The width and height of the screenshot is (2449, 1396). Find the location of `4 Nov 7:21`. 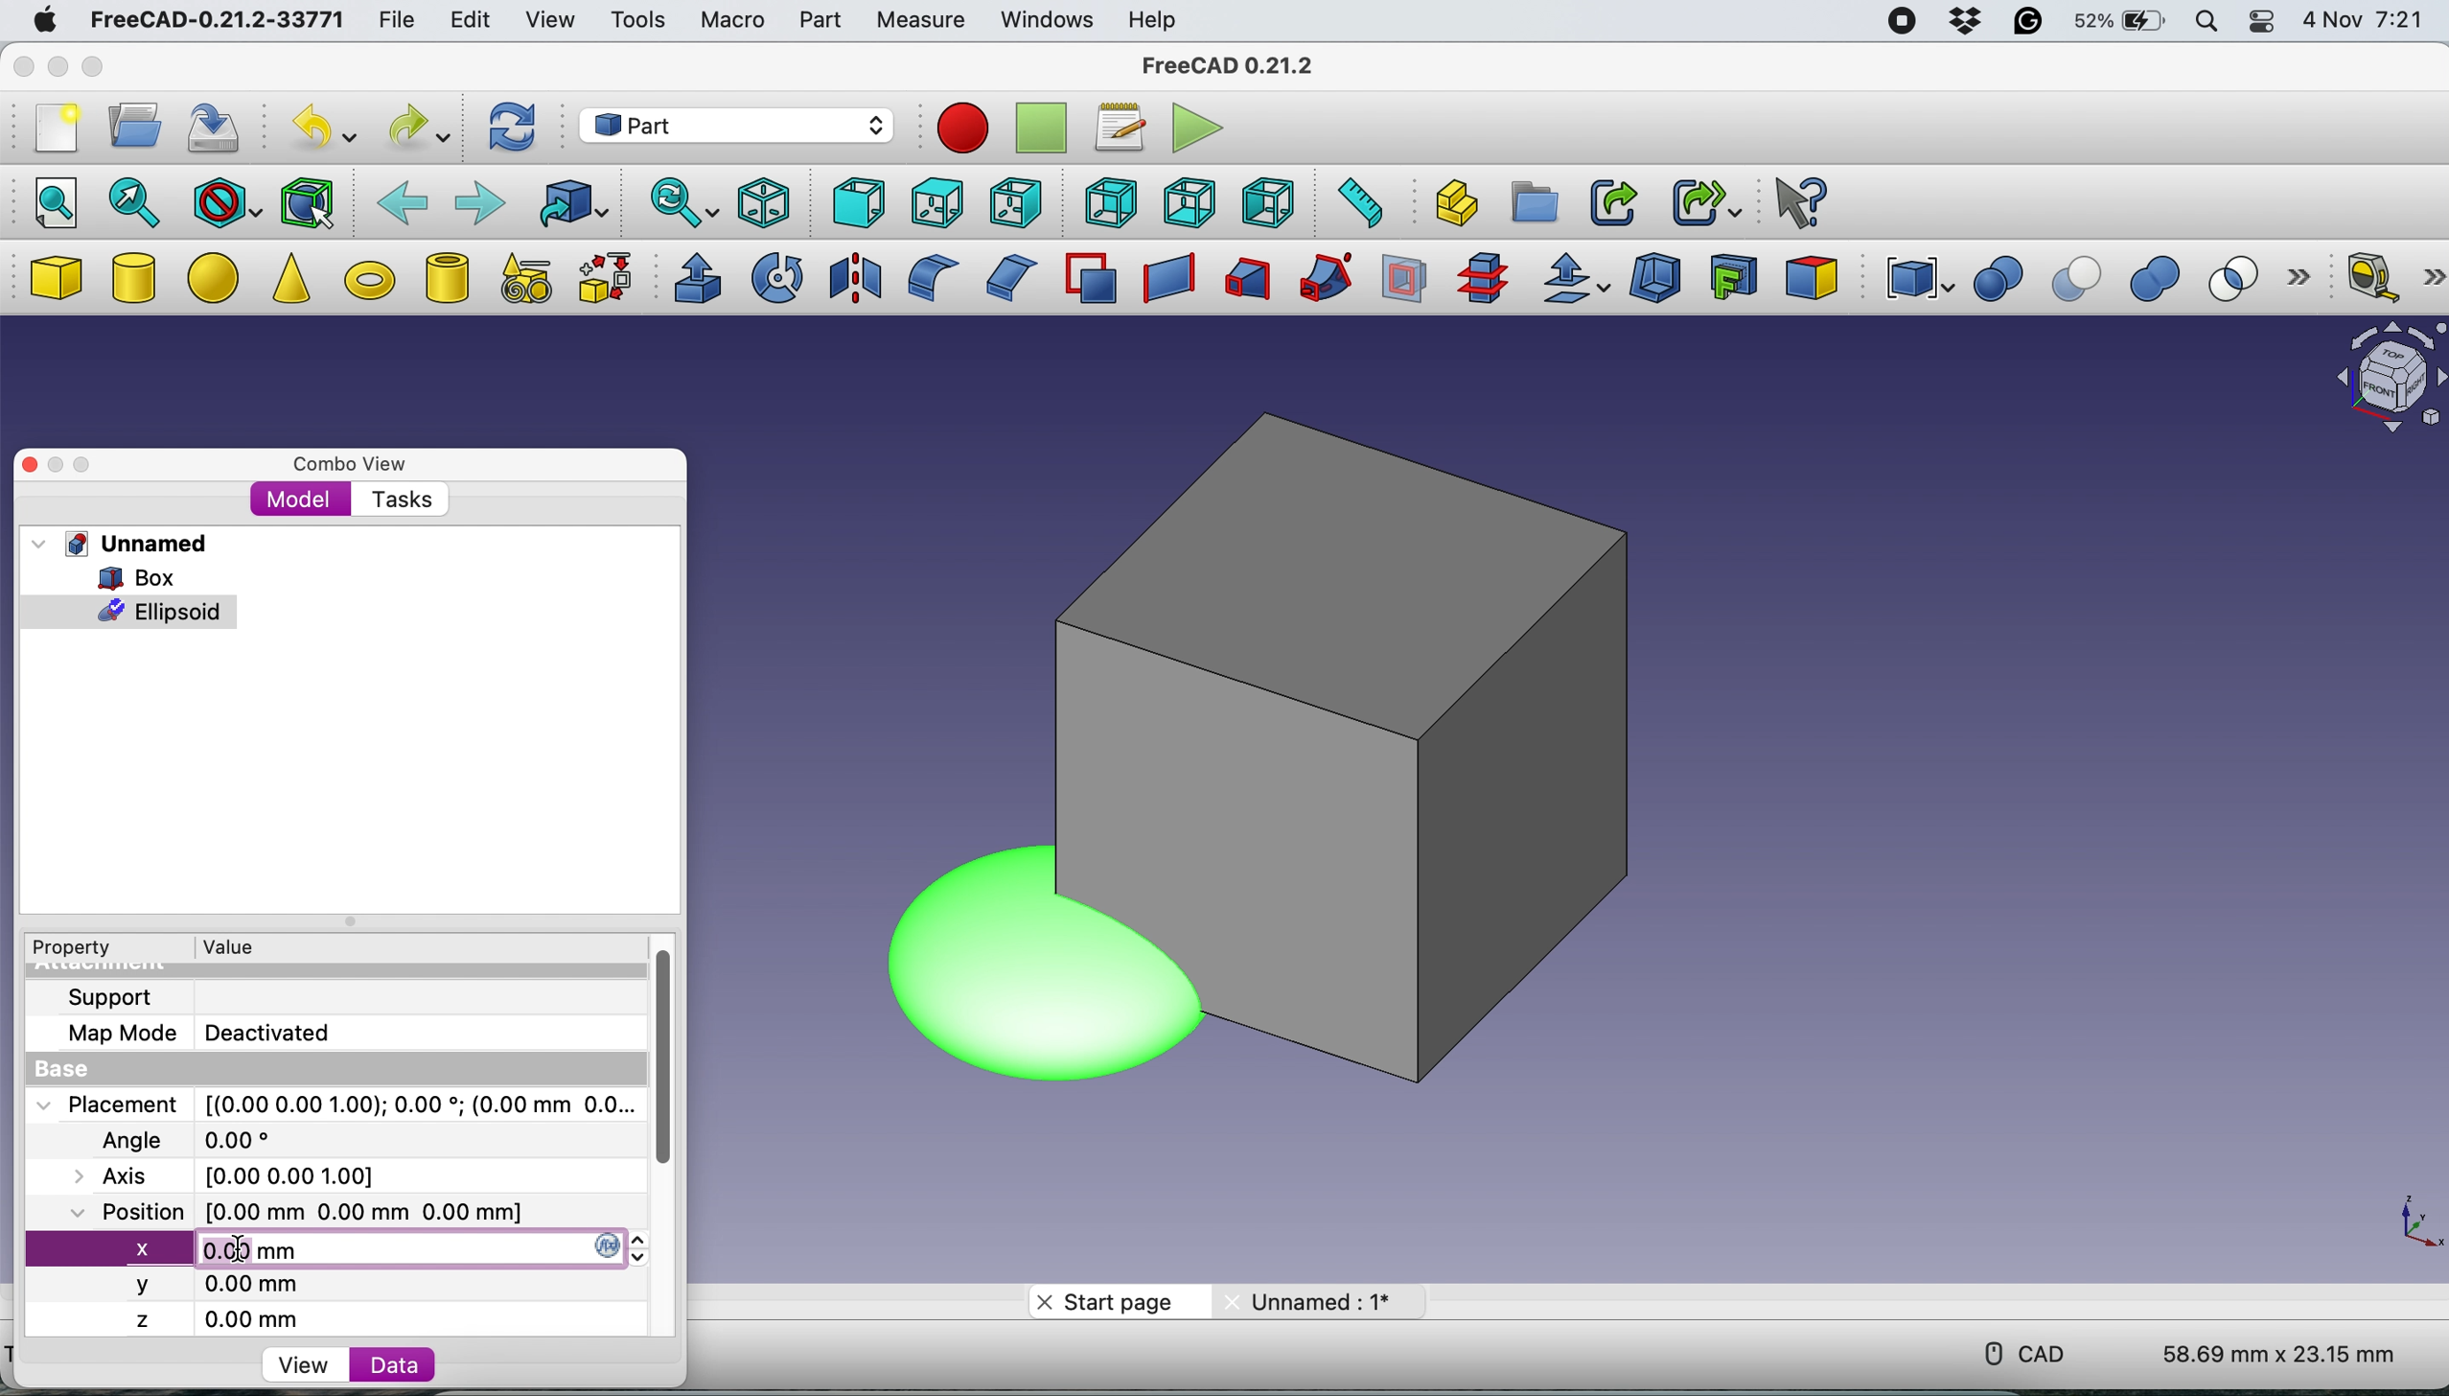

4 Nov 7:21 is located at coordinates (2367, 24).